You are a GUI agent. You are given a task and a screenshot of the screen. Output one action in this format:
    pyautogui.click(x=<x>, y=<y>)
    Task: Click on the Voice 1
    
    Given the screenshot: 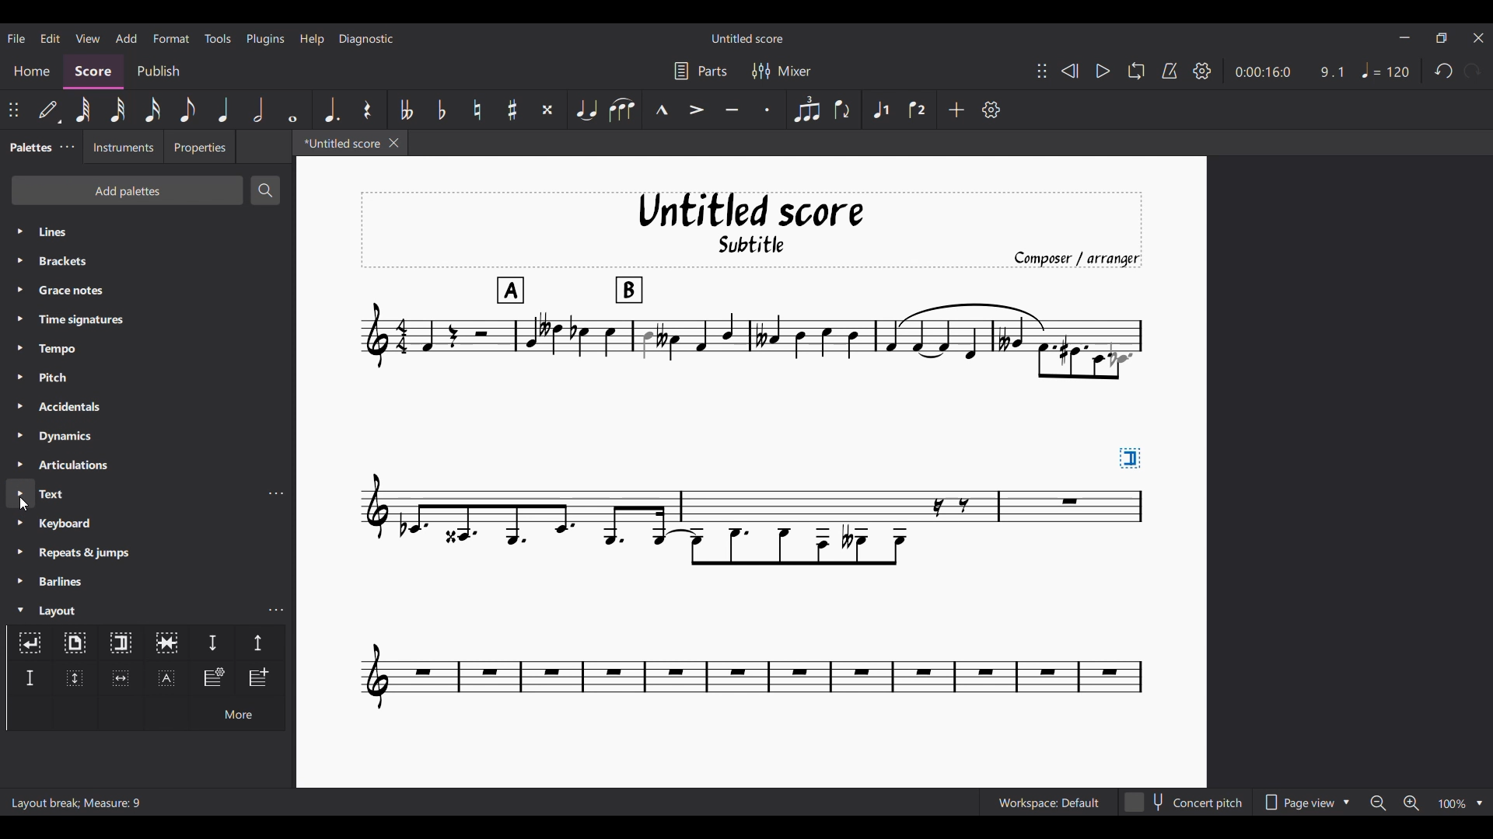 What is the action you would take?
    pyautogui.click(x=879, y=110)
    